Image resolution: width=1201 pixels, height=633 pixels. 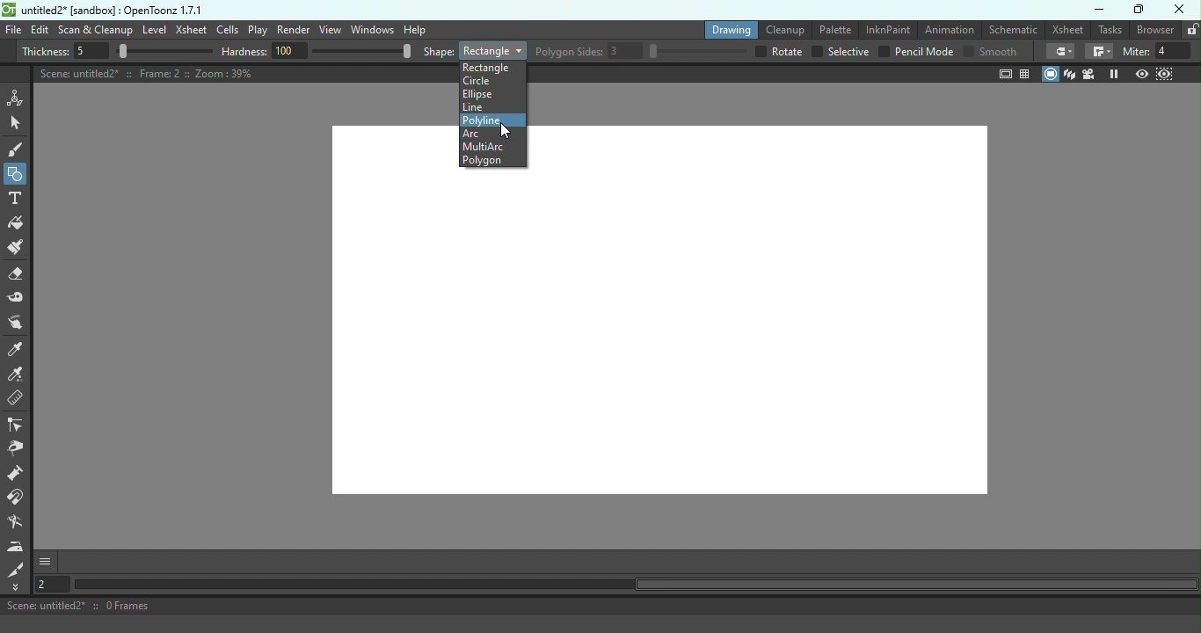 I want to click on Minimize, so click(x=1100, y=10).